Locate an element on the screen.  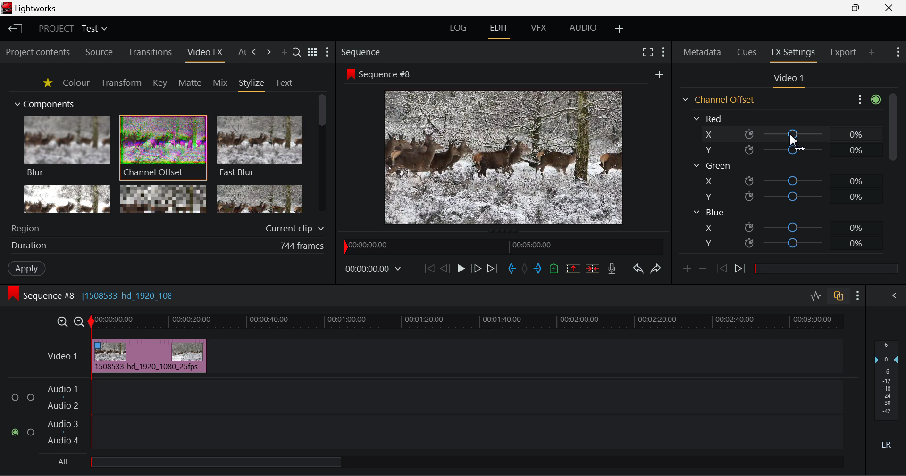
Cues is located at coordinates (747, 52).